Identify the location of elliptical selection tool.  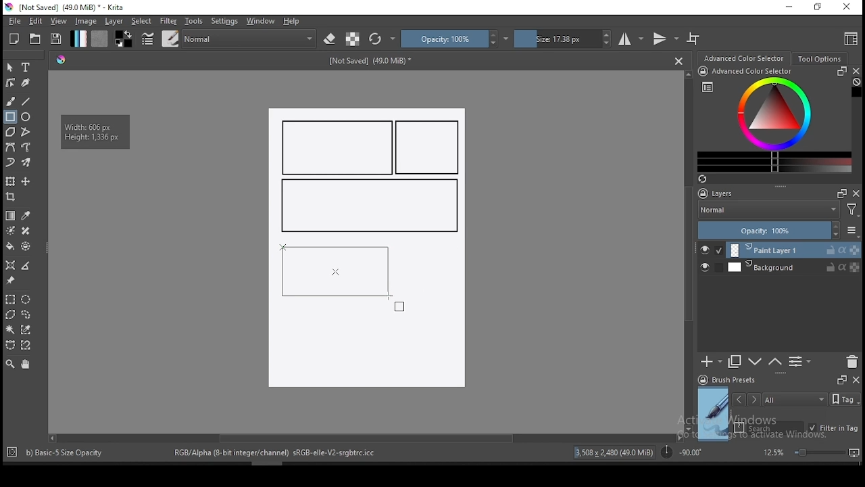
(26, 300).